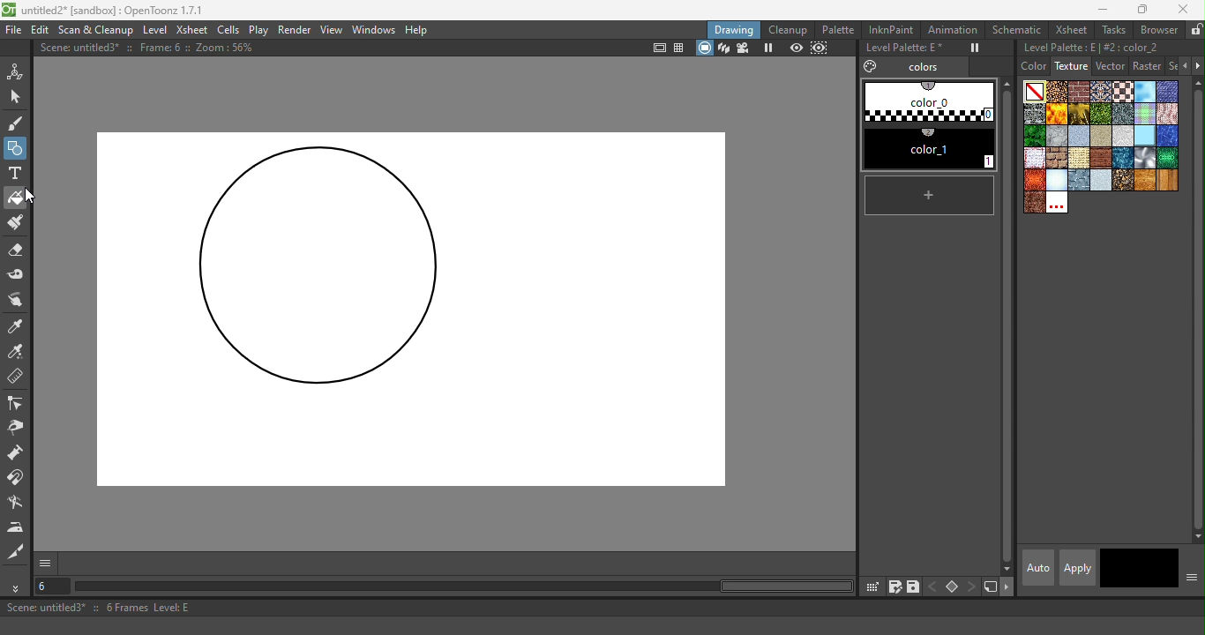 The height and width of the screenshot is (635, 1205). Describe the element at coordinates (1111, 30) in the screenshot. I see `Tasks` at that location.